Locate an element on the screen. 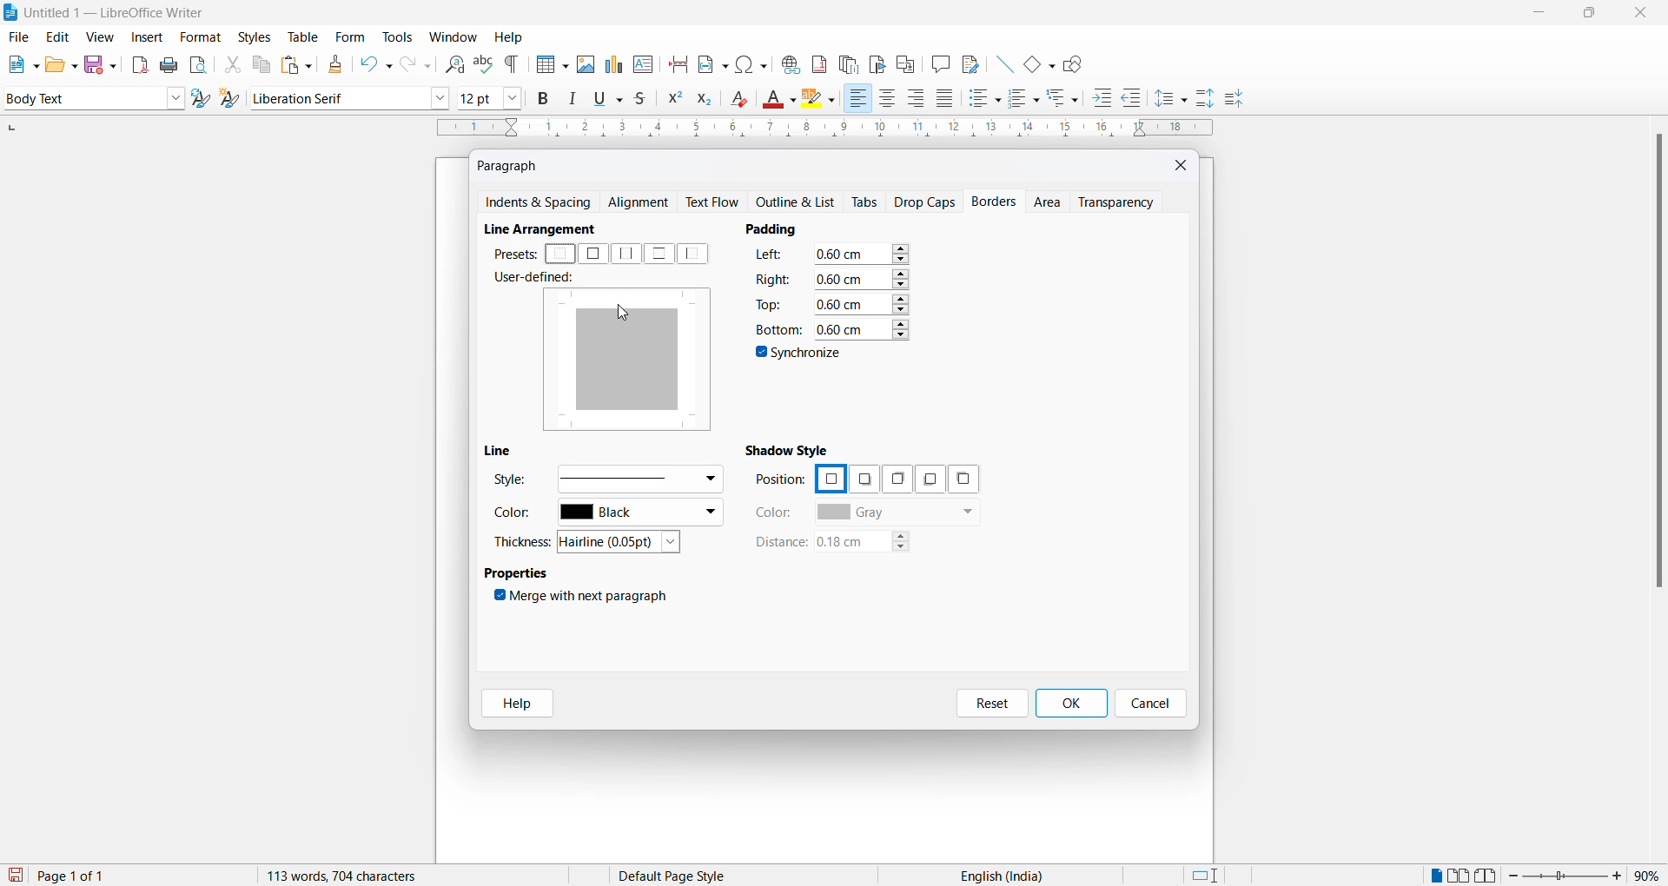  new file options is located at coordinates (19, 64).